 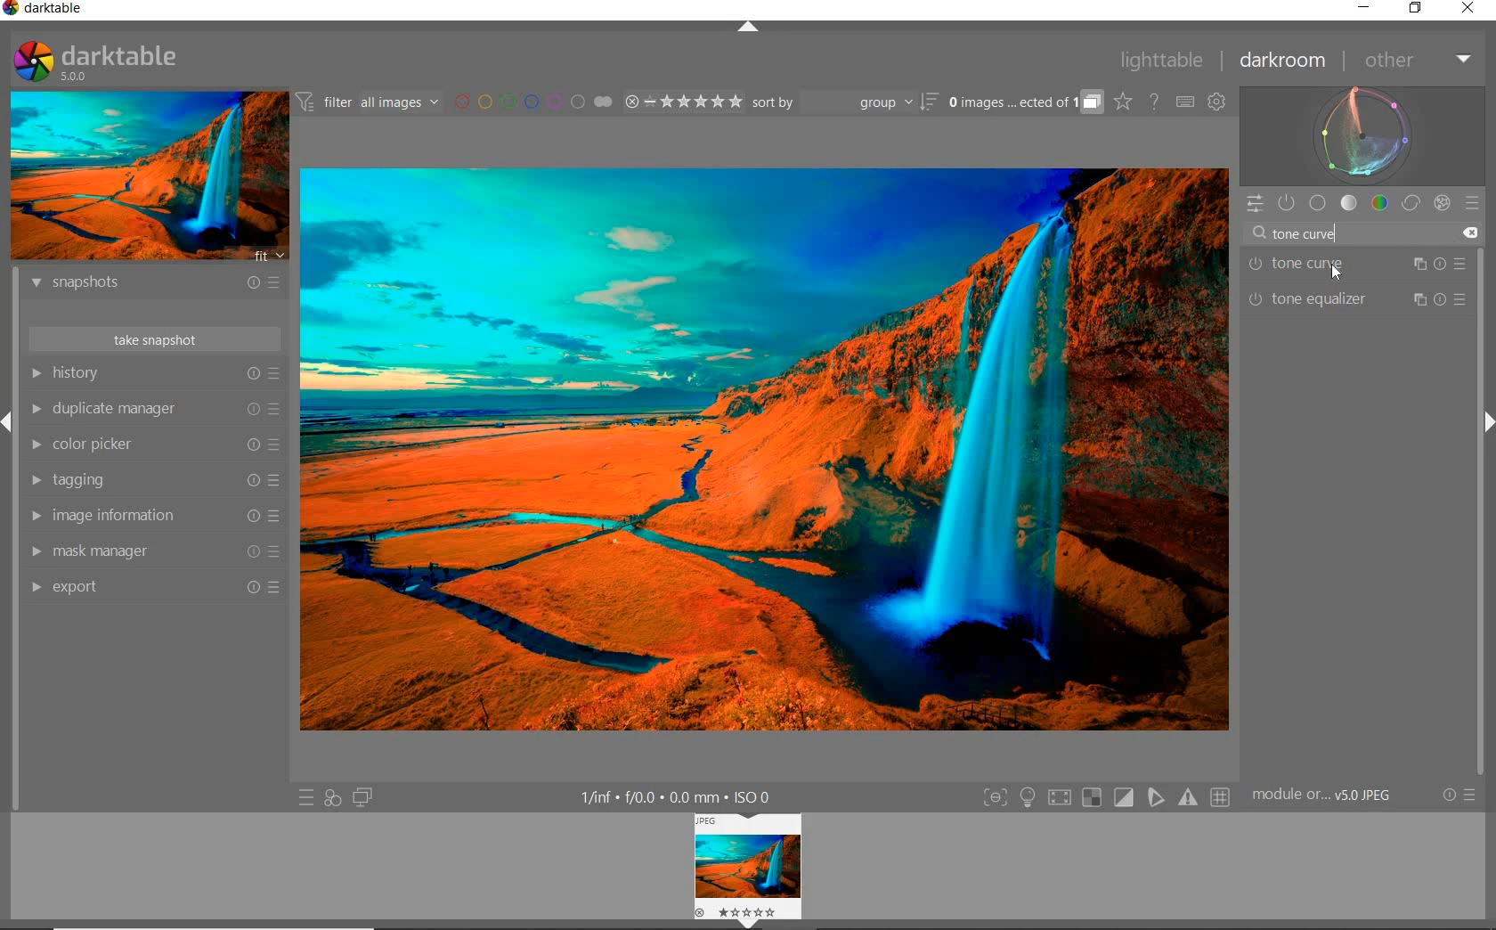 I want to click on EXPAND GROUPED IMAGES, so click(x=1026, y=102).